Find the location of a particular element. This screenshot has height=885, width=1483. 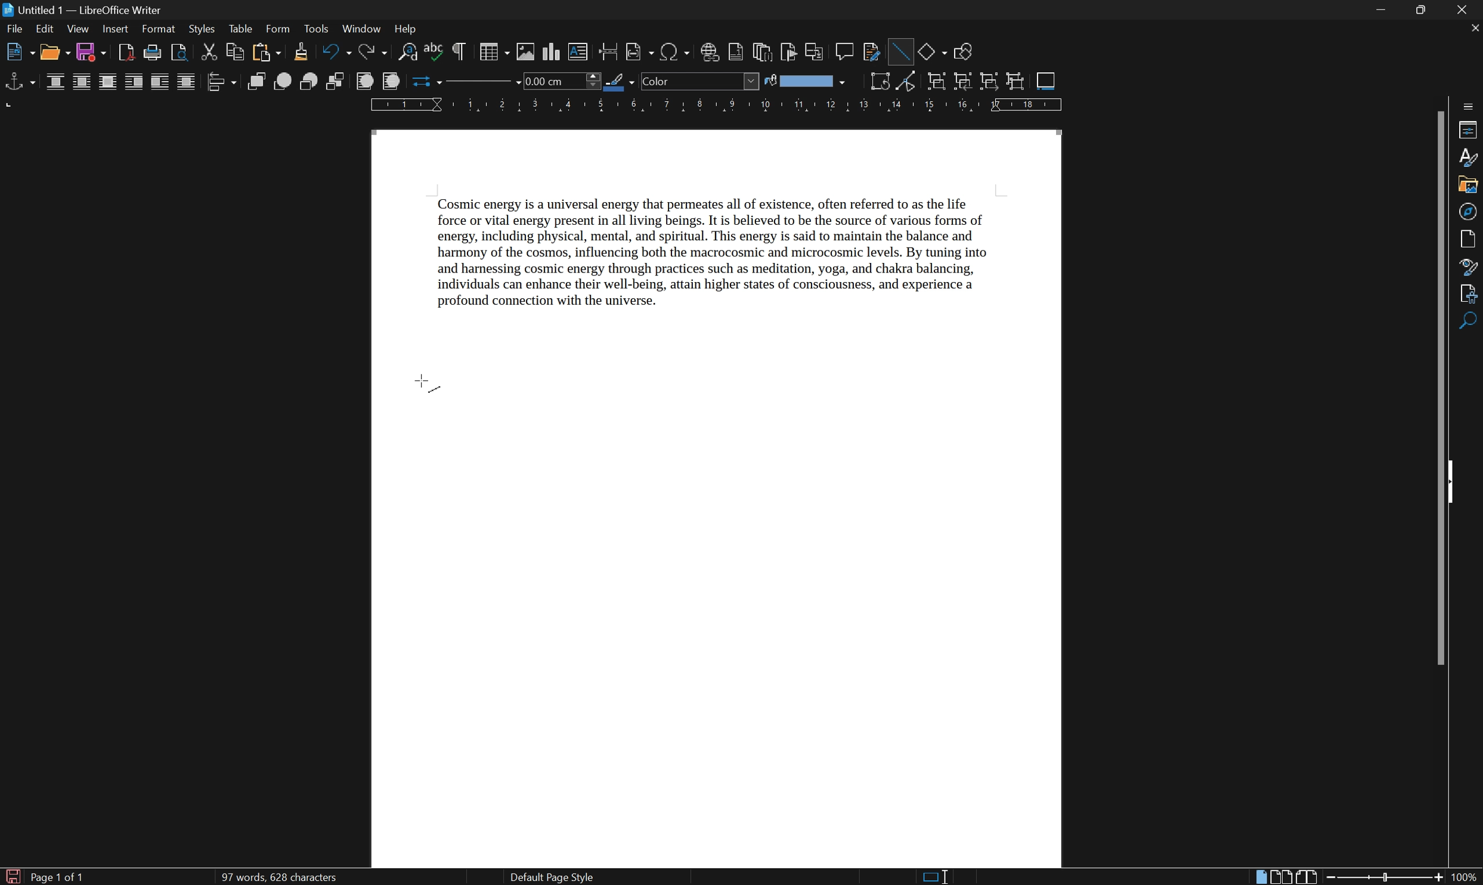

slider is located at coordinates (1388, 876).